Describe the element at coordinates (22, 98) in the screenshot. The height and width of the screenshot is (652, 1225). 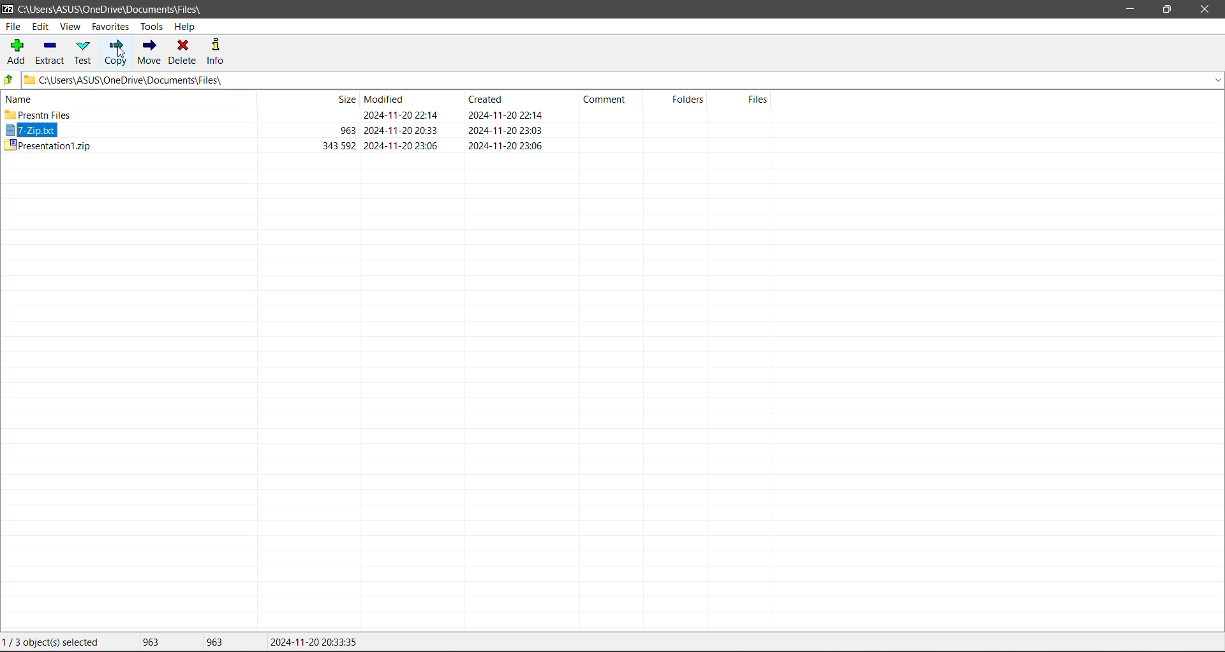
I see `Name` at that location.